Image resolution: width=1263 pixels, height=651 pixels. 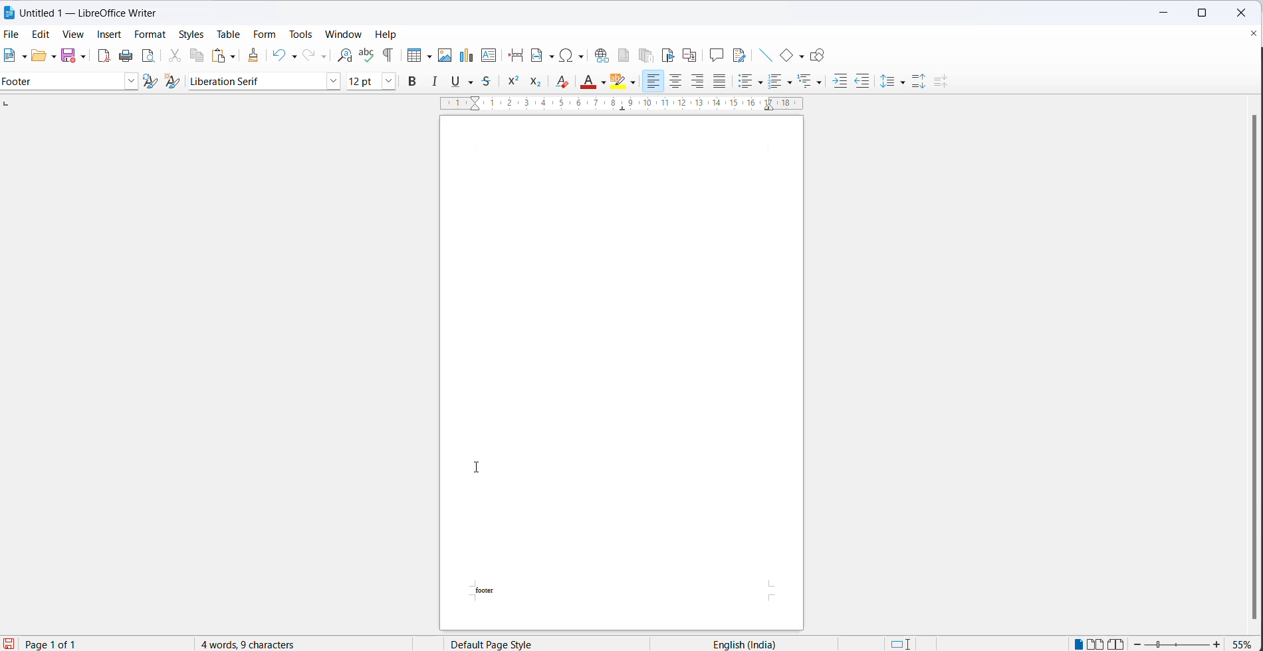 I want to click on save, so click(x=68, y=56).